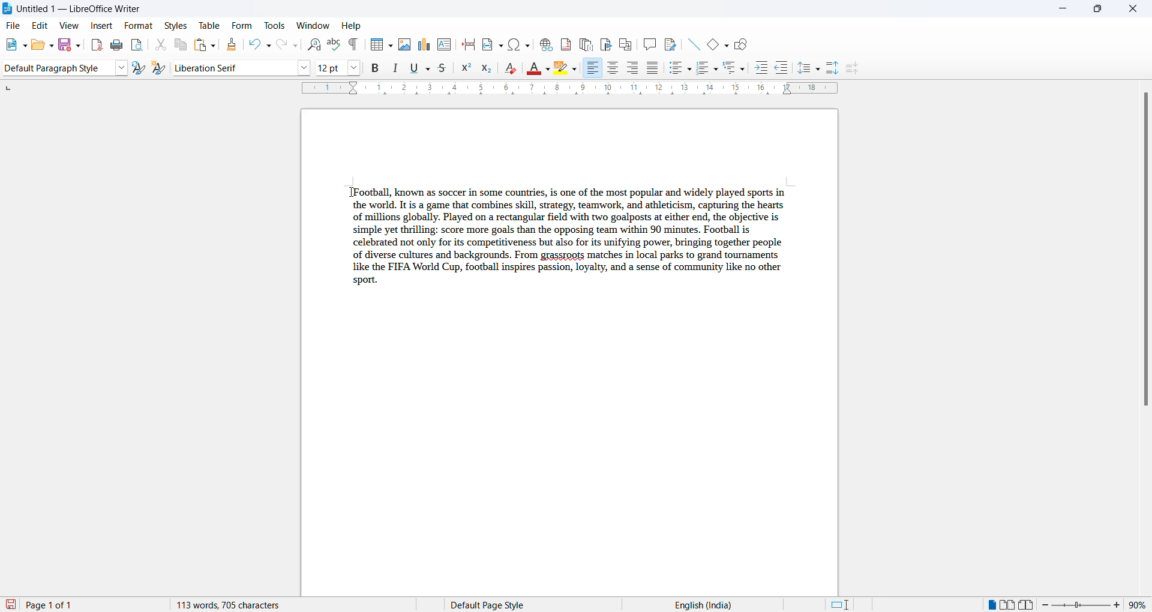  I want to click on zoom slider, so click(1083, 605).